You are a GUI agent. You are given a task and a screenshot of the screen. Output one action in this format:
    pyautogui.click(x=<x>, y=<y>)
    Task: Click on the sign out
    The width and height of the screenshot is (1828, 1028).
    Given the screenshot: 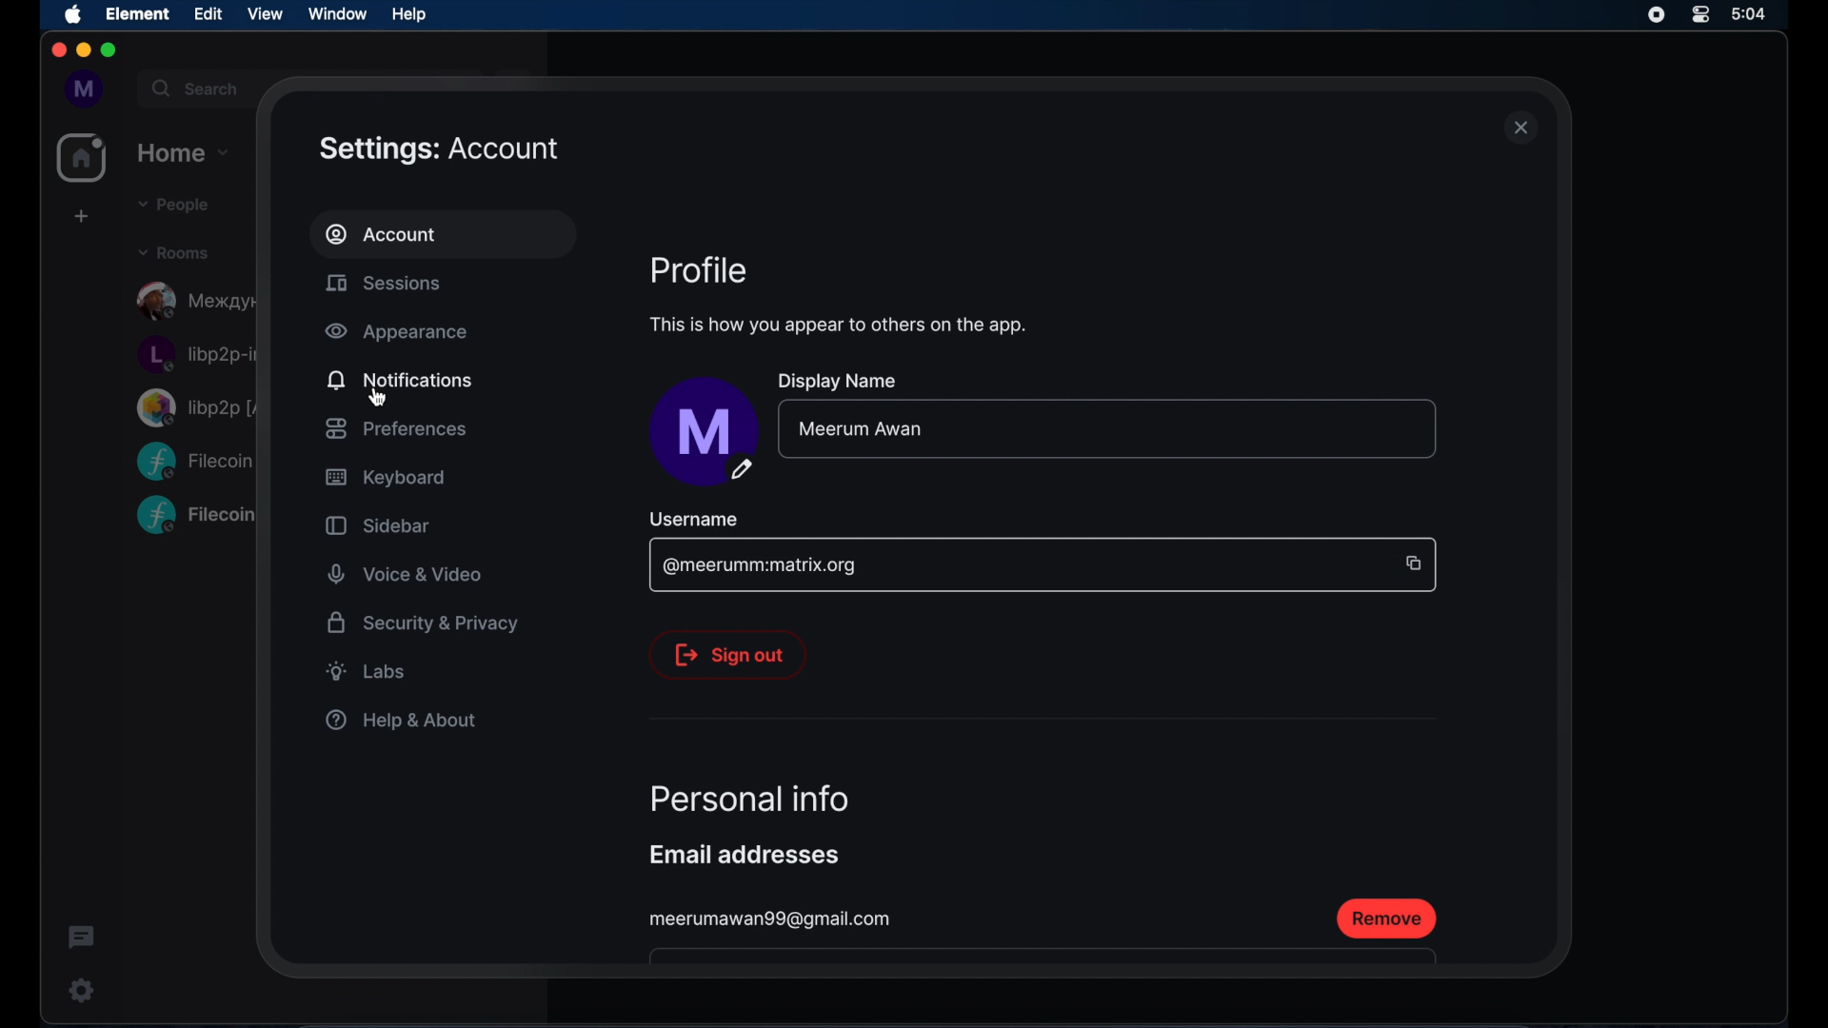 What is the action you would take?
    pyautogui.click(x=727, y=655)
    